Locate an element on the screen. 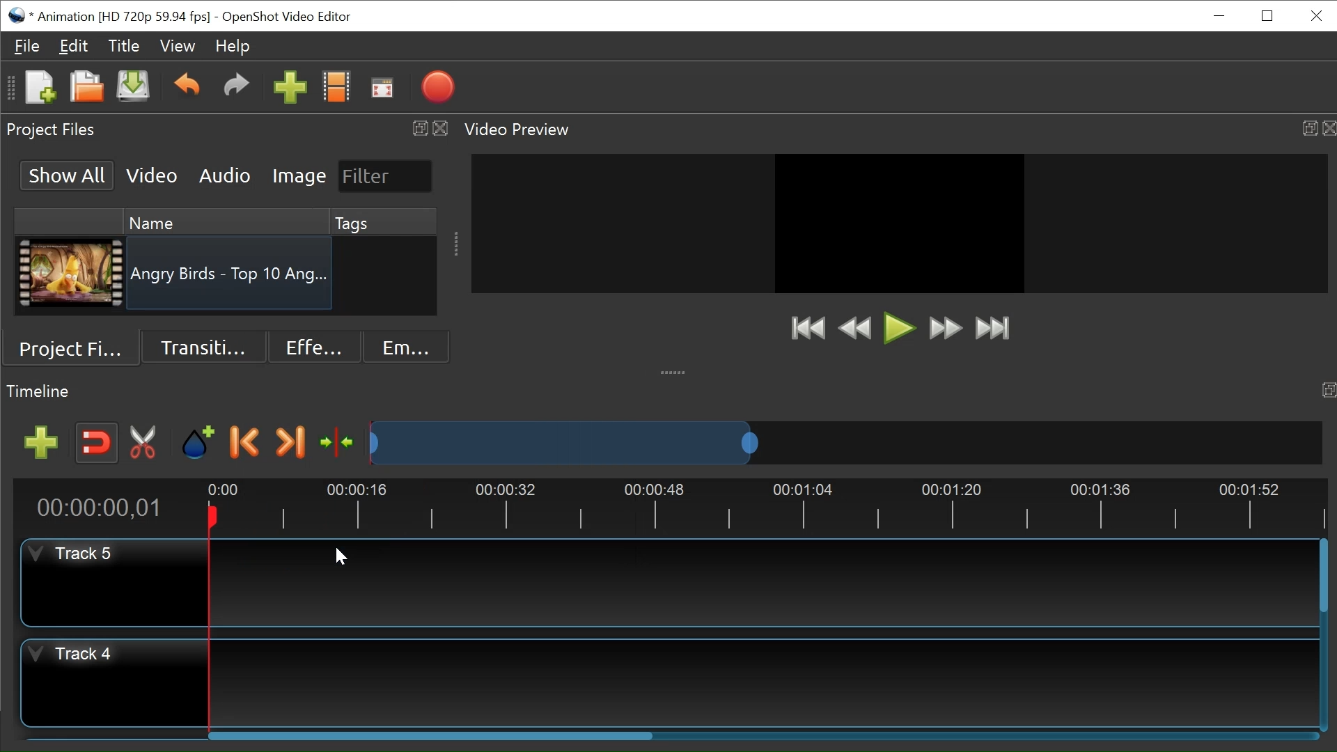 The height and width of the screenshot is (752, 1337). Timeline Panel is located at coordinates (40, 391).